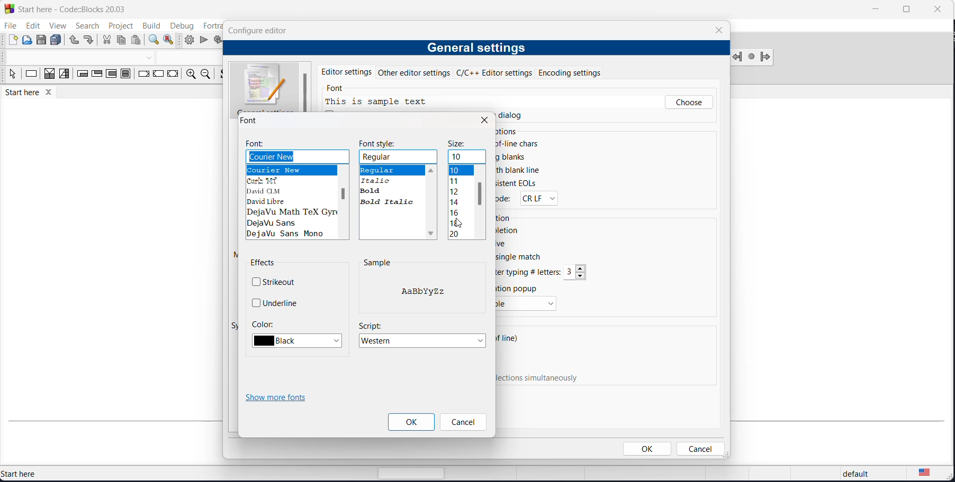  Describe the element at coordinates (10, 26) in the screenshot. I see `file` at that location.